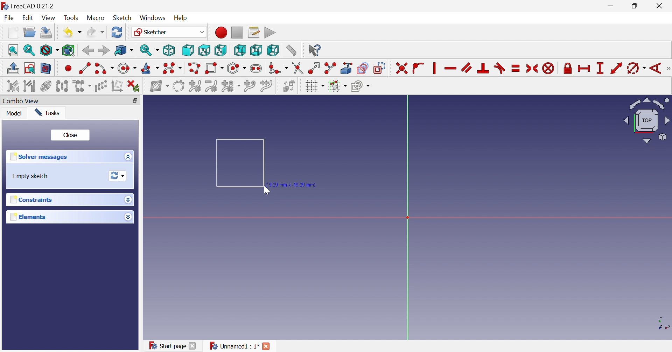 The height and width of the screenshot is (352, 672). I want to click on Close, so click(661, 6).